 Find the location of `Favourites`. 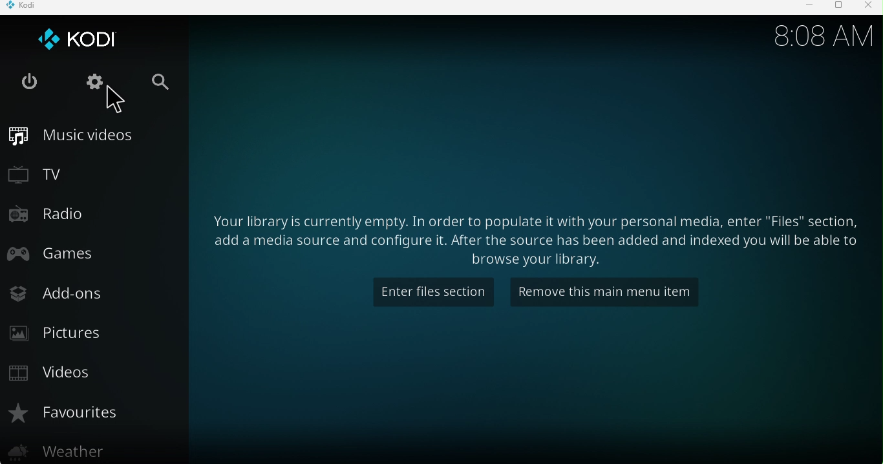

Favourites is located at coordinates (76, 413).